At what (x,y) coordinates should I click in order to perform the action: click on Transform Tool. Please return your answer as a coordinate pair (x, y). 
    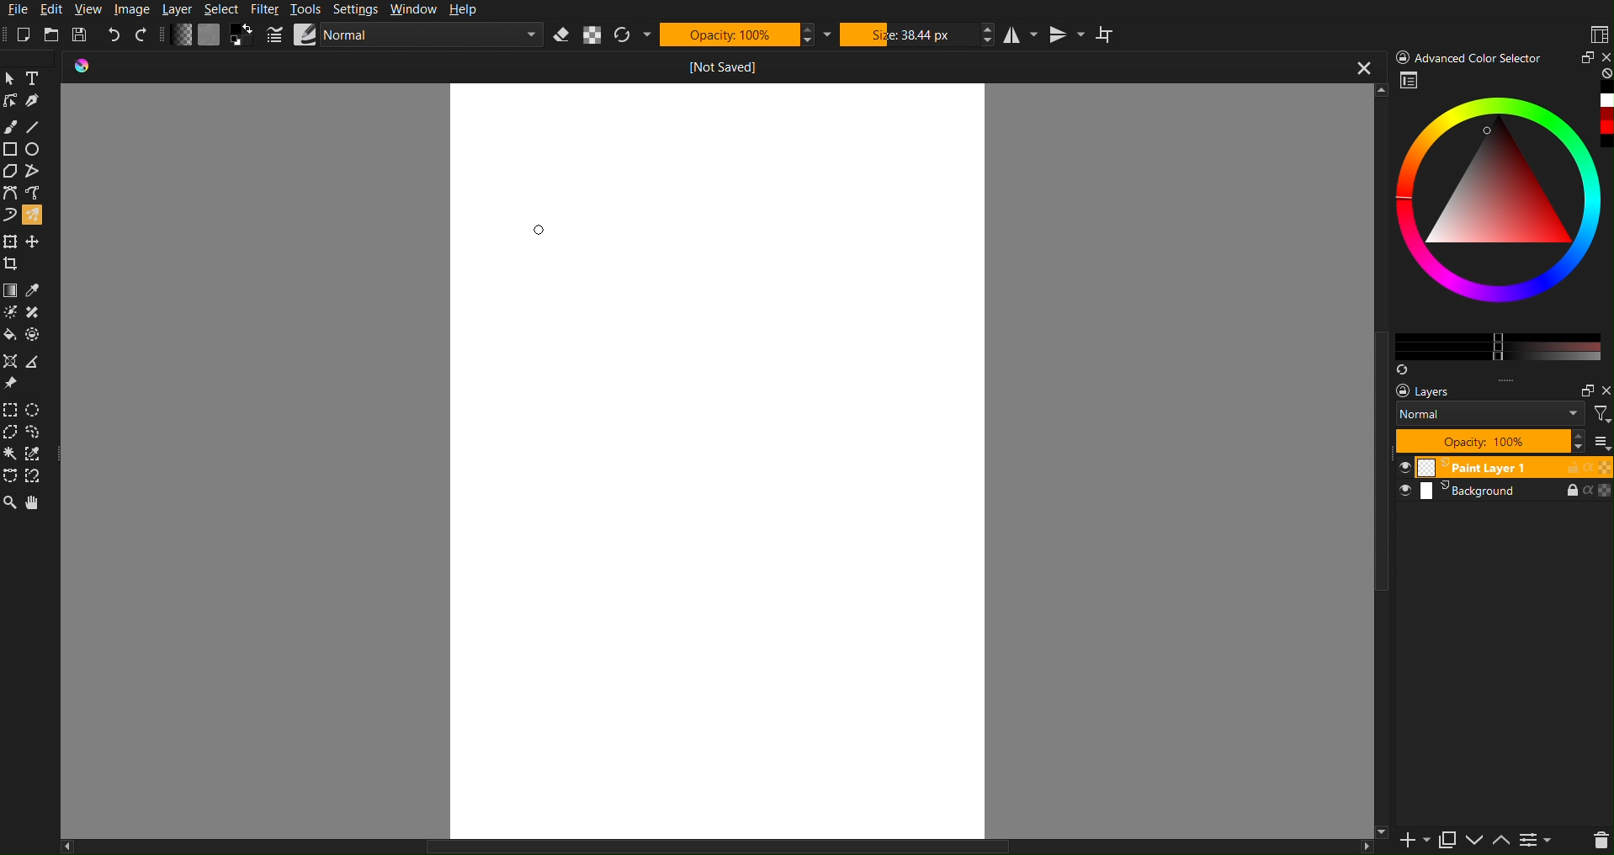
    Looking at the image, I should click on (11, 241).